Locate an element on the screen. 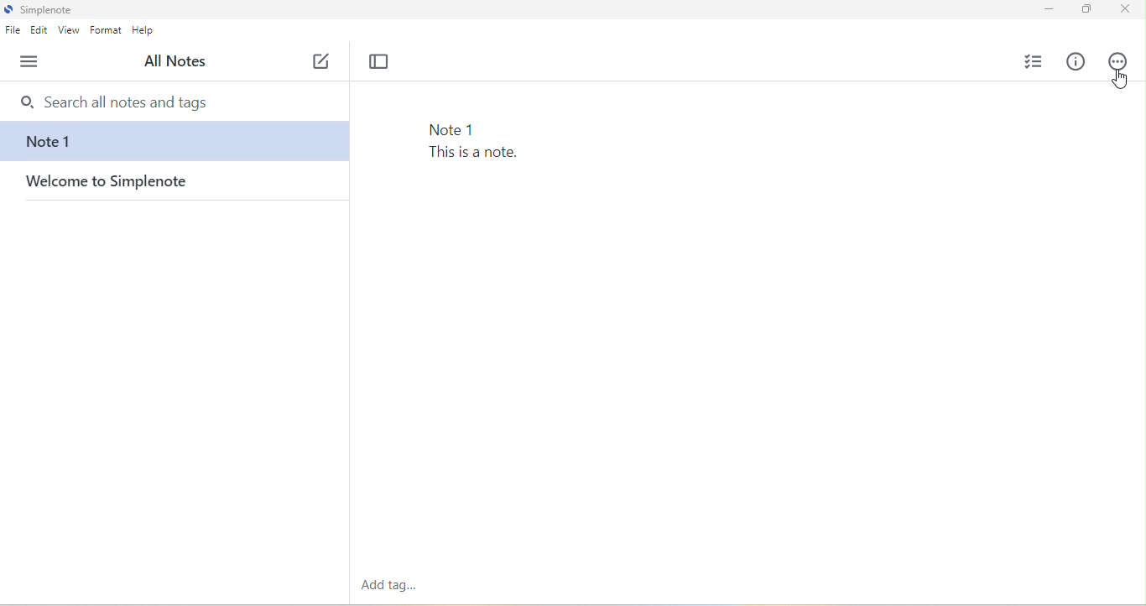 This screenshot has height=606, width=1146. new note is located at coordinates (323, 61).